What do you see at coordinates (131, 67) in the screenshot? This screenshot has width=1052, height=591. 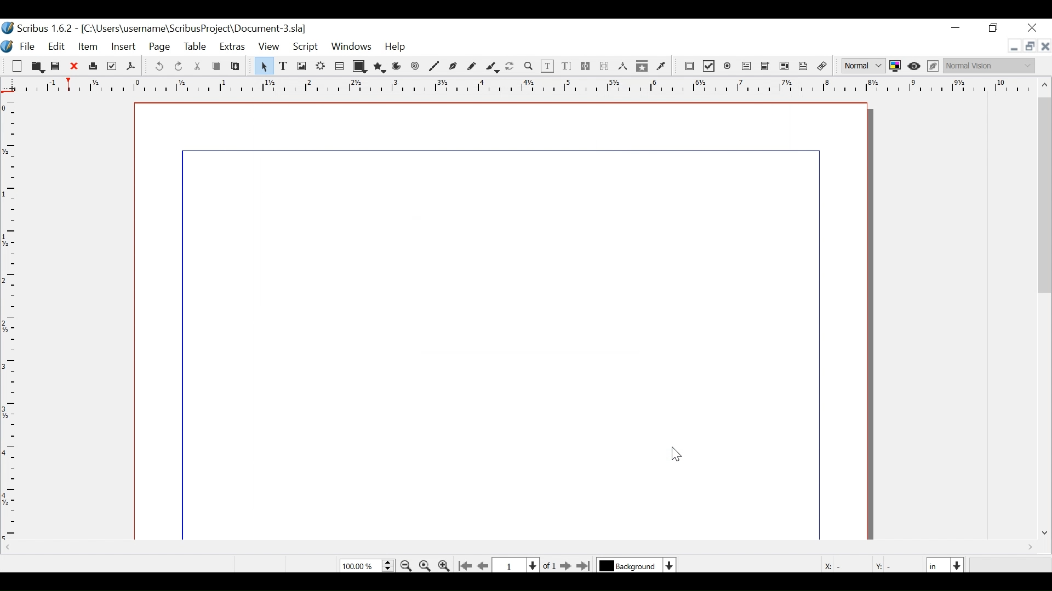 I see `Save as Pdf` at bounding box center [131, 67].